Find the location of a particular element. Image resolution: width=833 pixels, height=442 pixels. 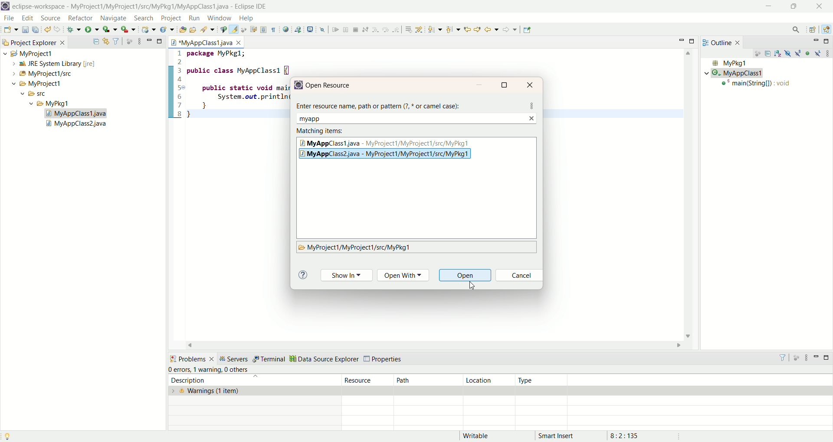

path is located at coordinates (427, 380).